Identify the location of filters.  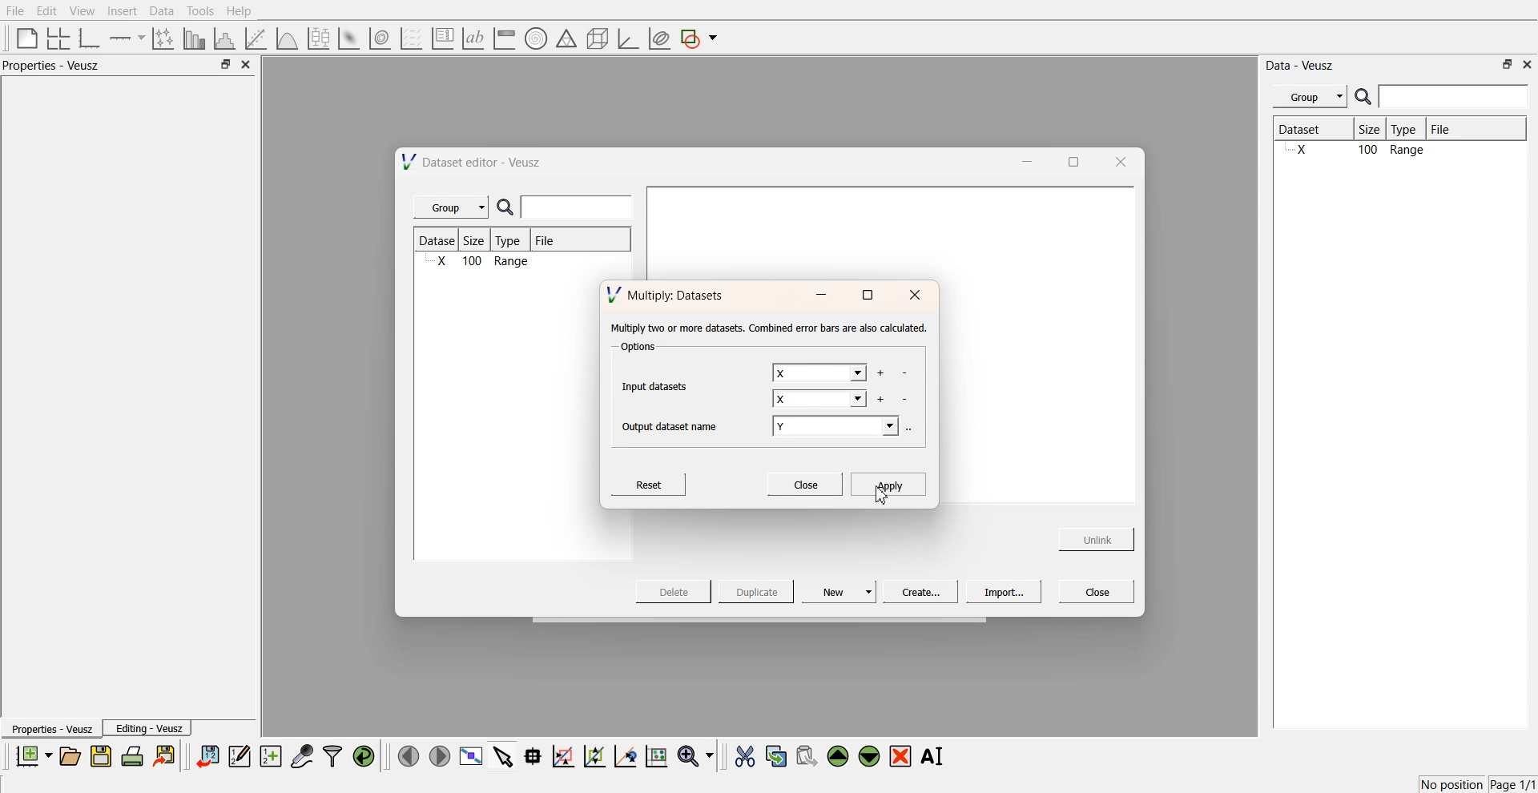
(331, 756).